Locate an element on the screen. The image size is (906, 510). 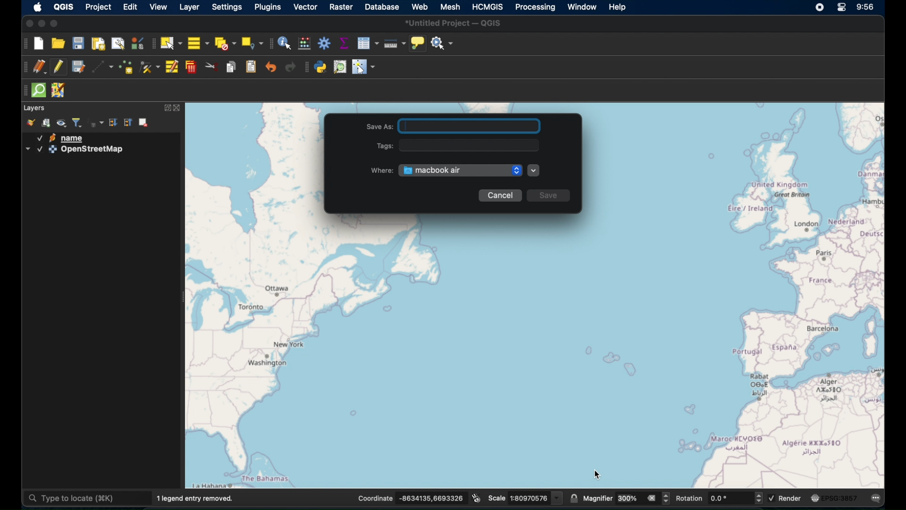
filter layer by expression is located at coordinates (97, 122).